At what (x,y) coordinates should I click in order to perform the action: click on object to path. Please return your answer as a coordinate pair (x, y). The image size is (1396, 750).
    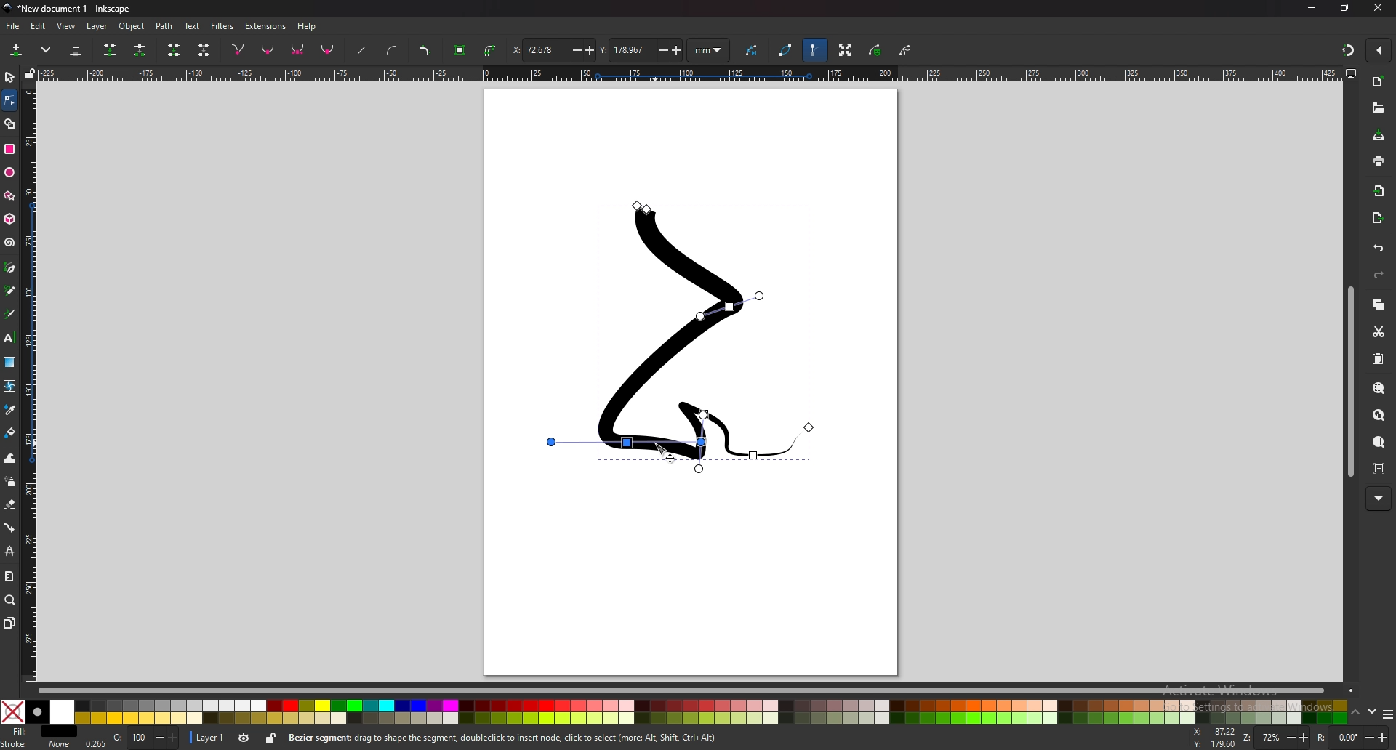
    Looking at the image, I should click on (460, 51).